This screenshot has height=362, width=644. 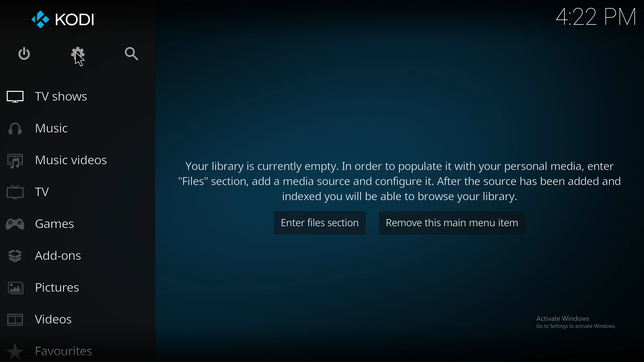 I want to click on videos, so click(x=73, y=320).